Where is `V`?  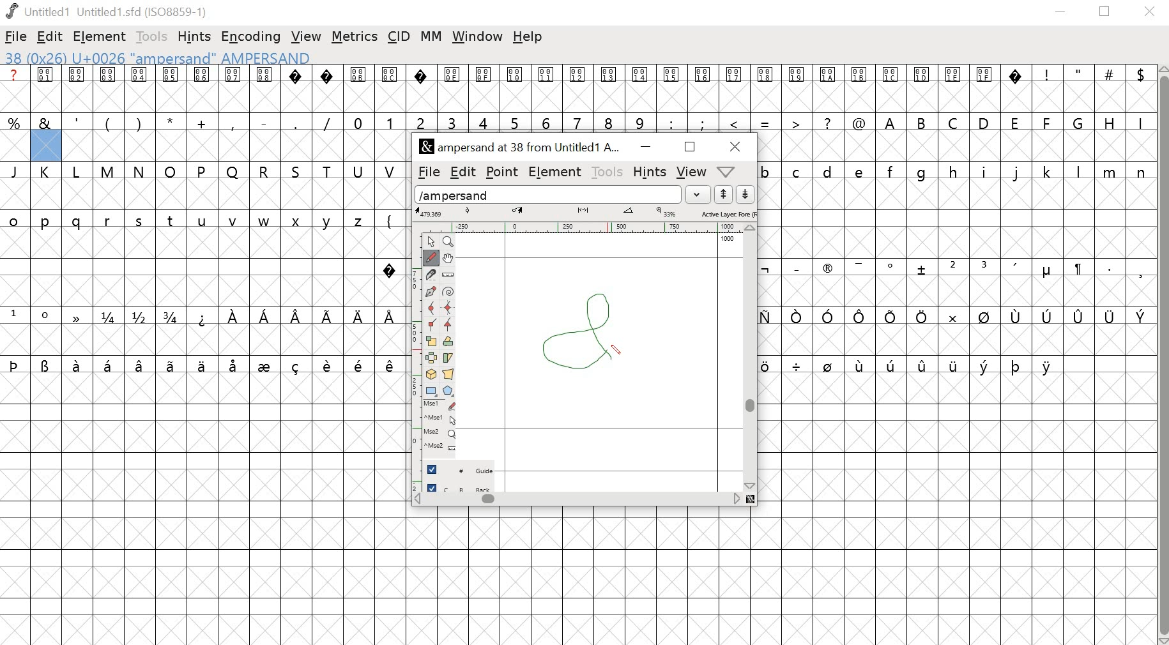
V is located at coordinates (391, 170).